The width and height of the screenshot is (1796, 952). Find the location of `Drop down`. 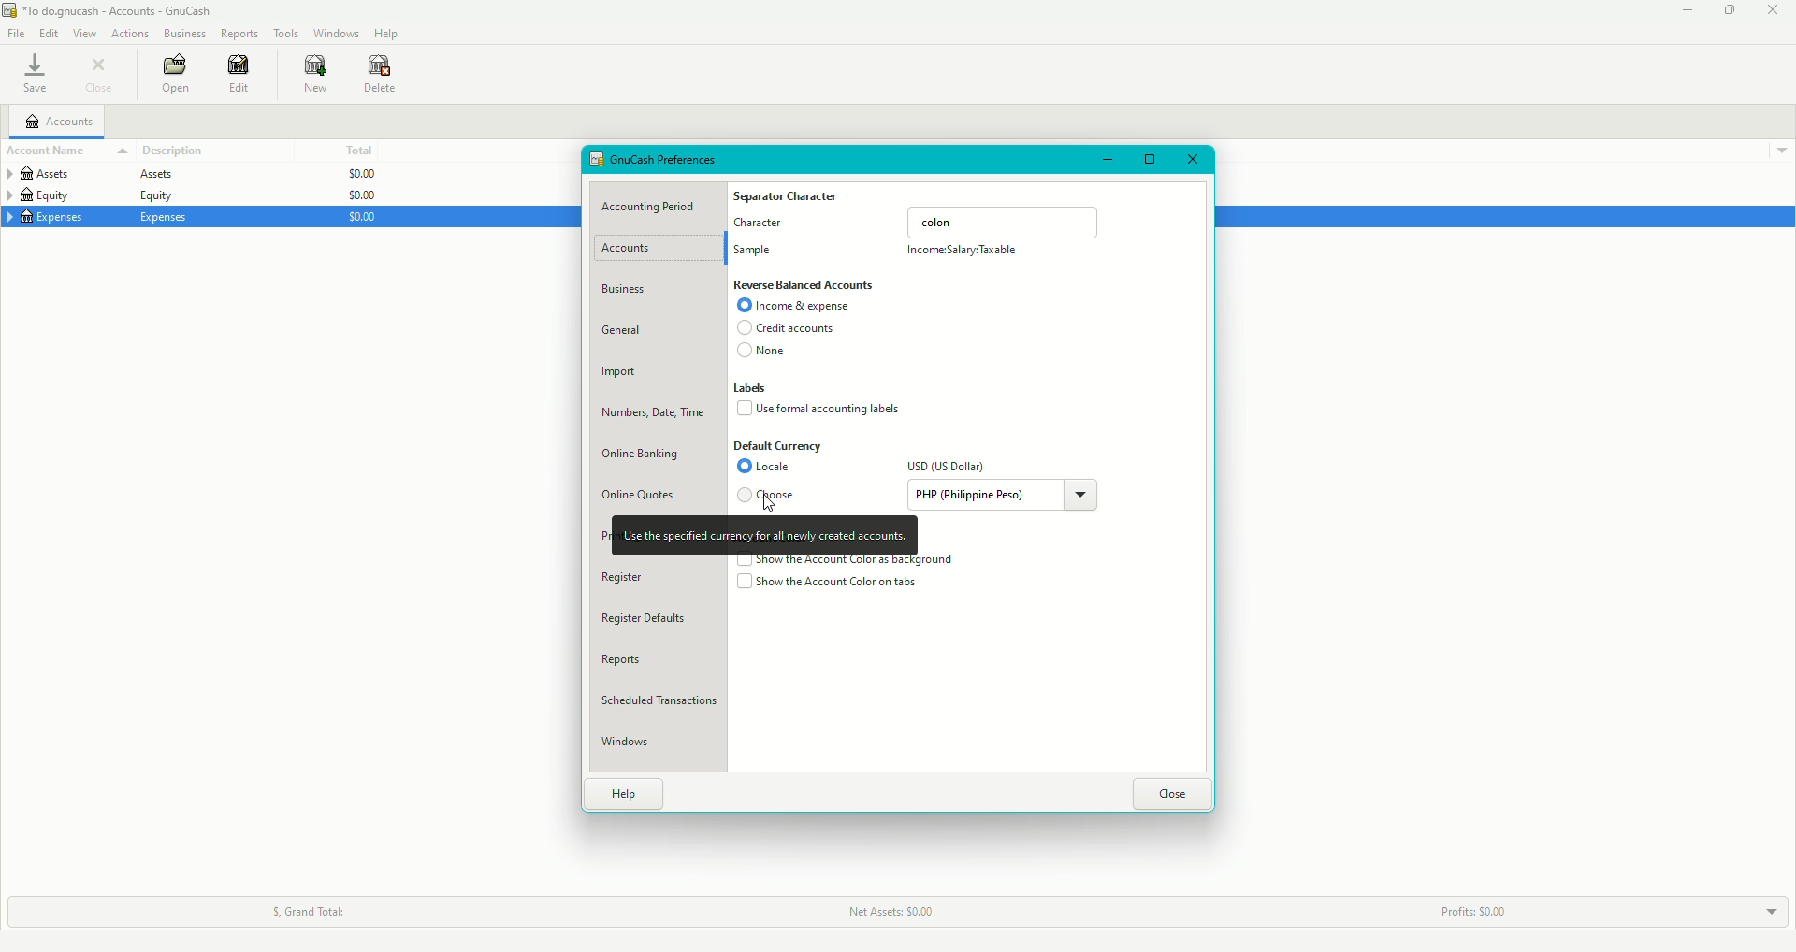

Drop down is located at coordinates (1783, 152).